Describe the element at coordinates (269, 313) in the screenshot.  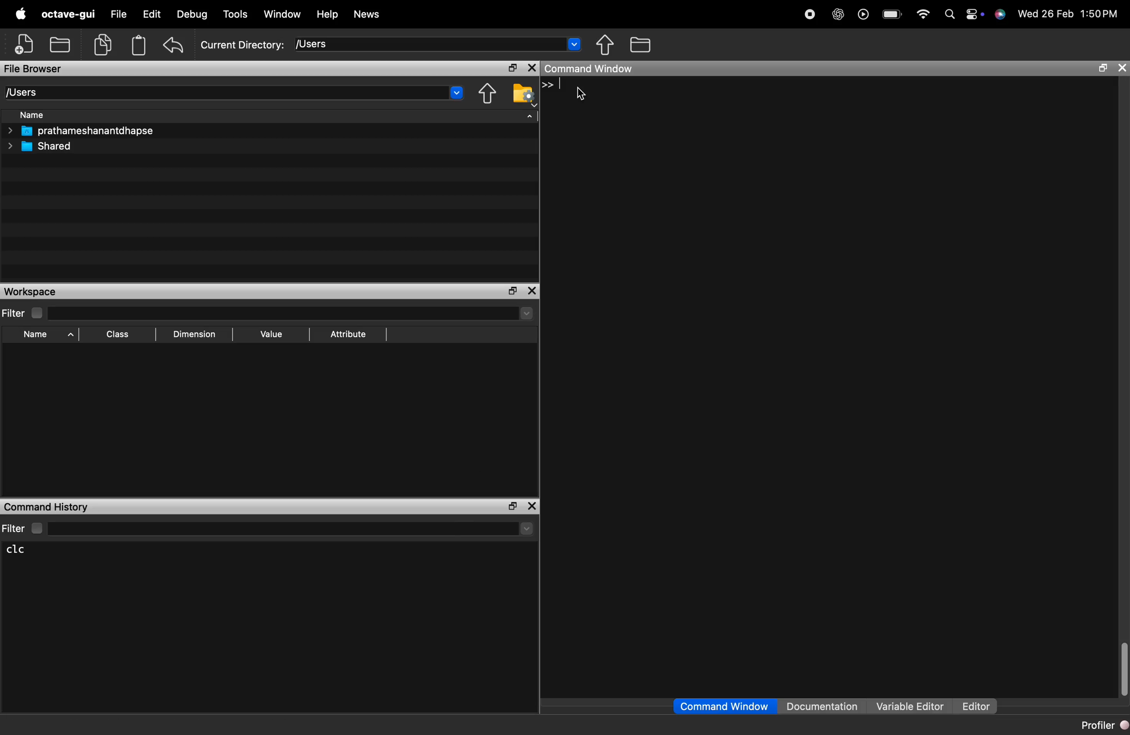
I see `filter` at that location.